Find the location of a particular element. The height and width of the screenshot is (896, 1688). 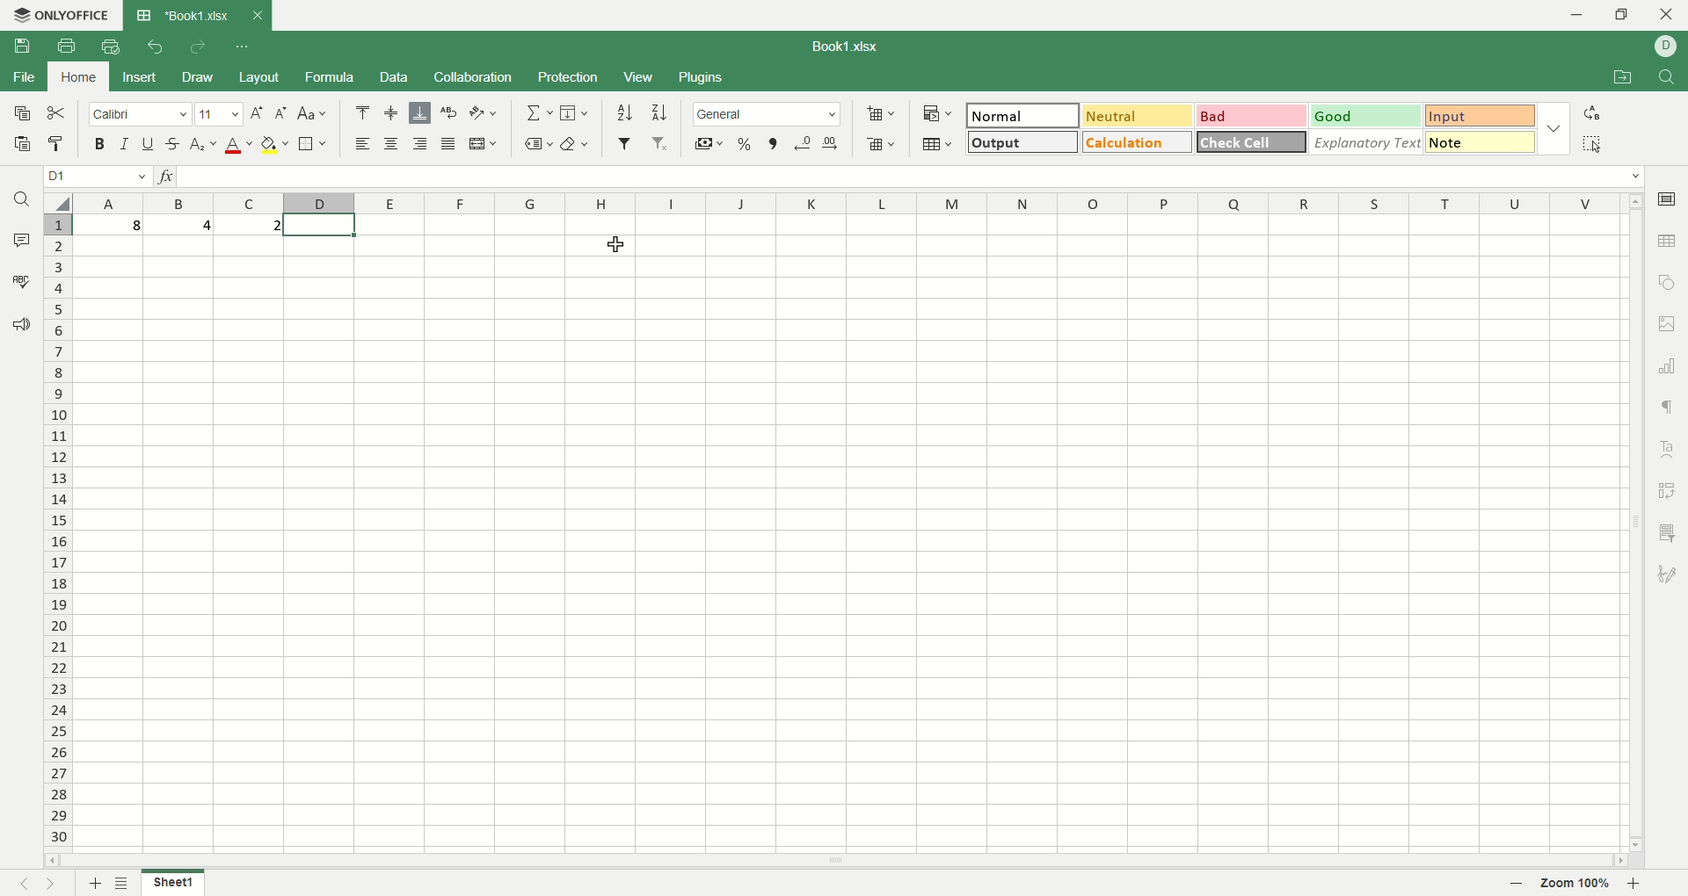

zoom out is located at coordinates (1517, 884).